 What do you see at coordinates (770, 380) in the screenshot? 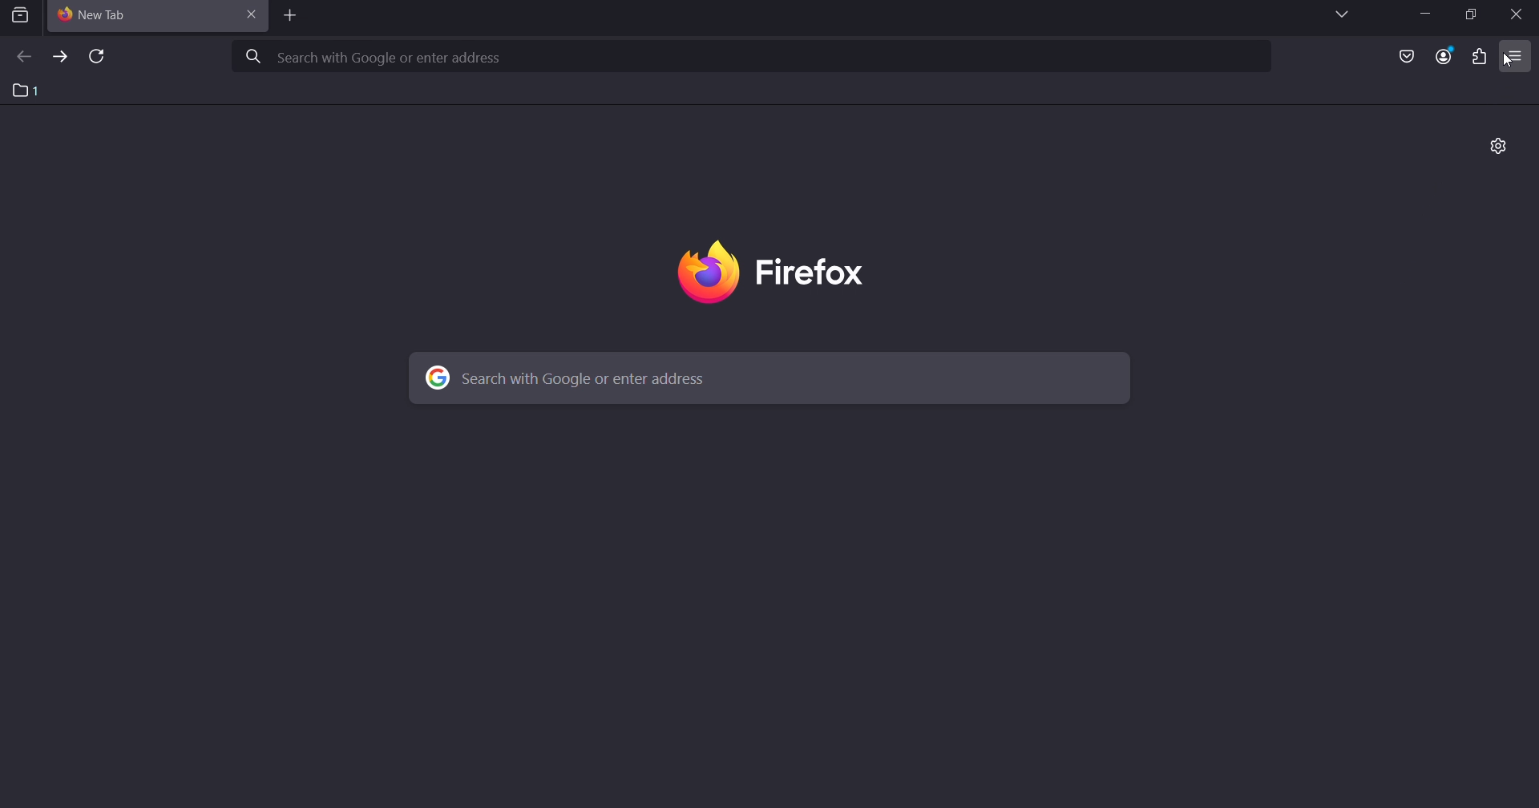
I see `search with google or enter address` at bounding box center [770, 380].